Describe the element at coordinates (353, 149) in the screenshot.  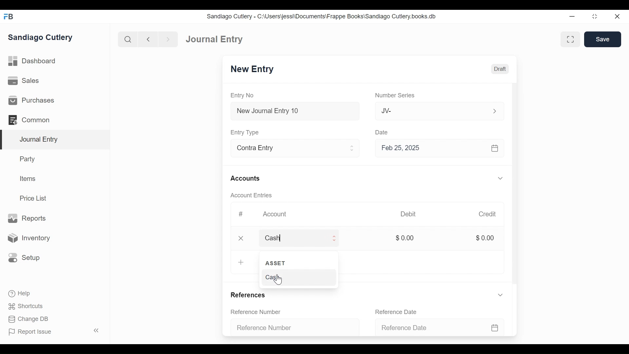
I see `Expand` at that location.